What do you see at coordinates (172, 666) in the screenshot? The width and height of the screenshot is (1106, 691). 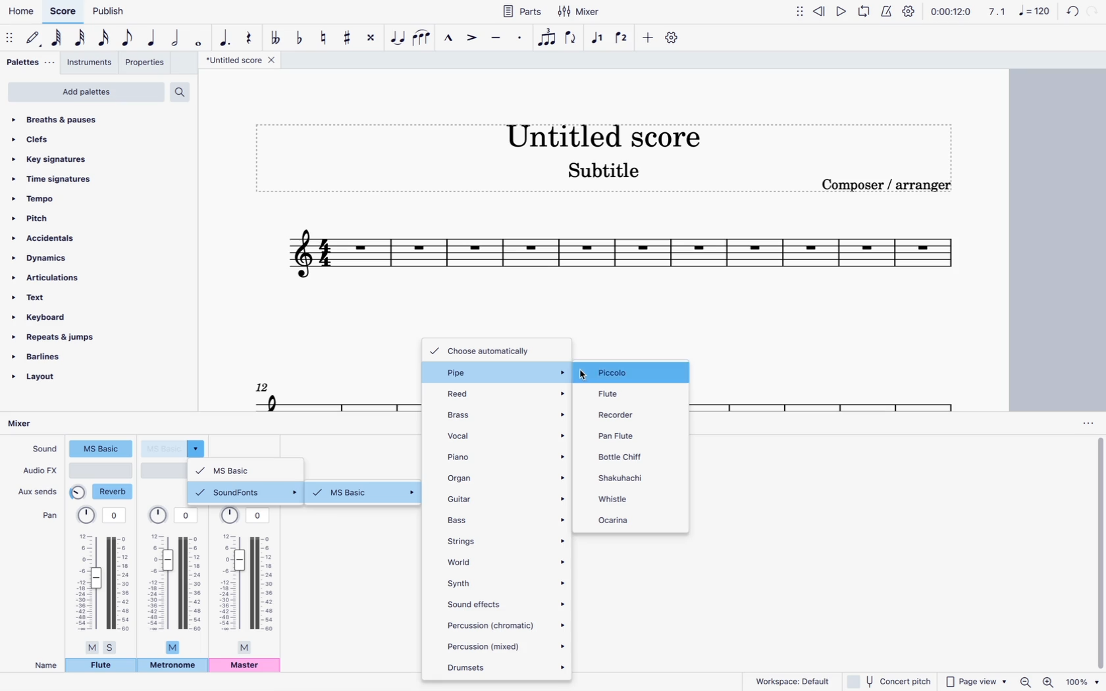 I see `metronome` at bounding box center [172, 666].